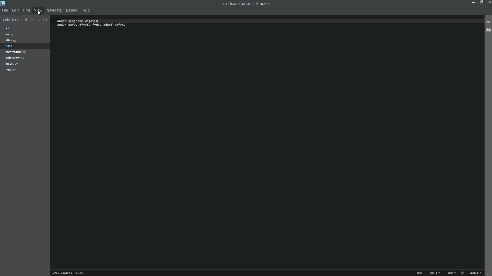 Image resolution: width=492 pixels, height=276 pixels. I want to click on Debug menu, so click(73, 10).